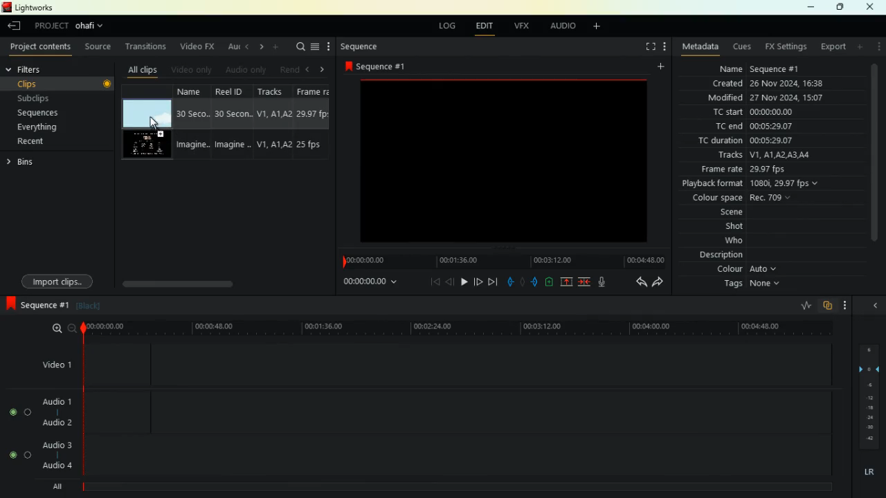 The image size is (886, 498). Describe the element at coordinates (192, 146) in the screenshot. I see `imagine..` at that location.